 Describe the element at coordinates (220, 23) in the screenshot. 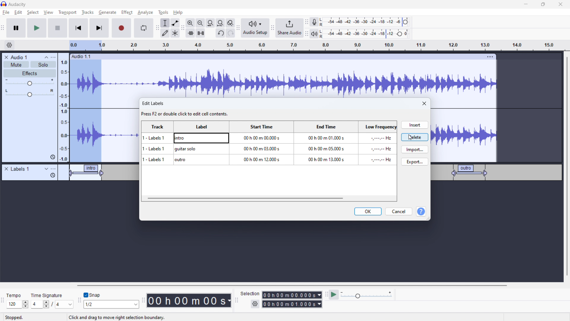

I see `set project to width` at that location.